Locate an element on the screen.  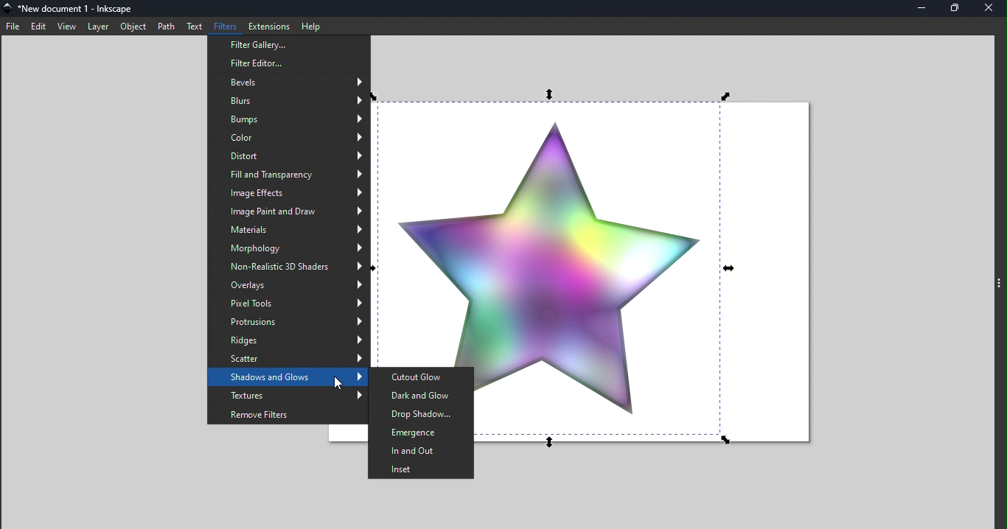
view is located at coordinates (66, 26).